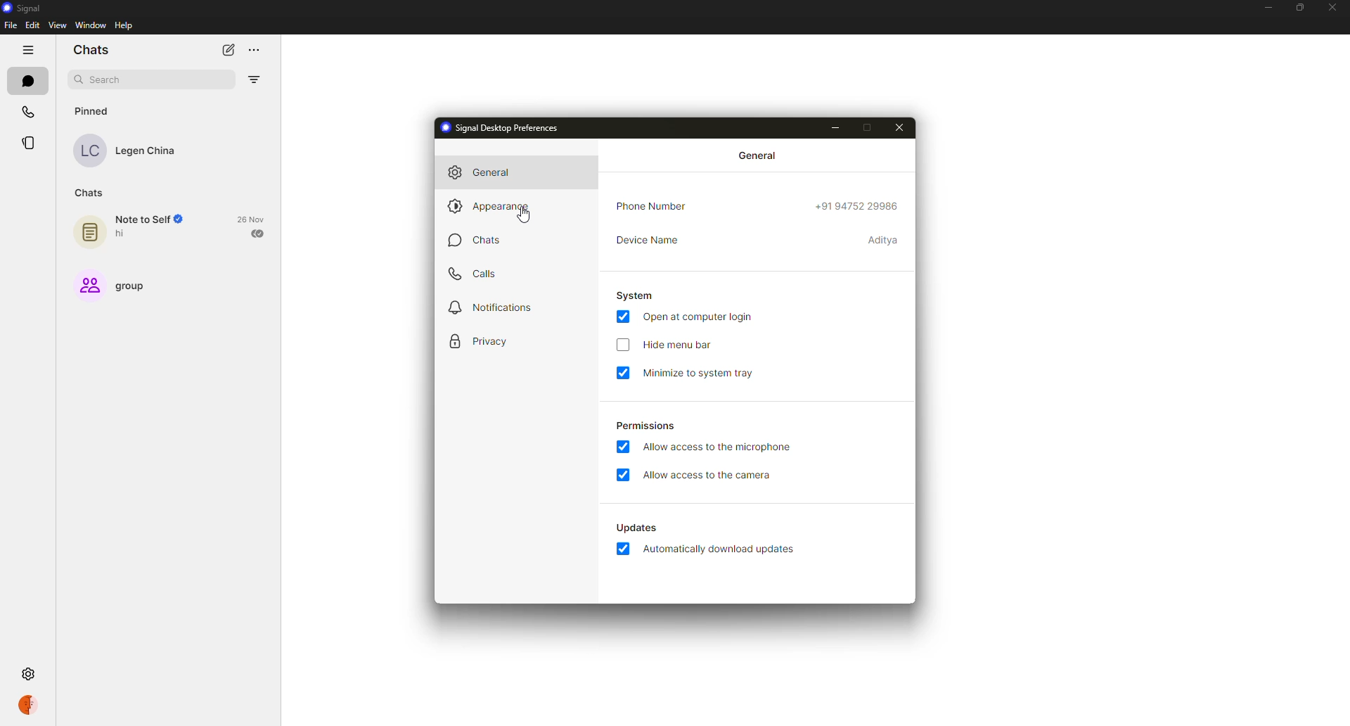  Describe the element at coordinates (477, 342) in the screenshot. I see `privacy` at that location.